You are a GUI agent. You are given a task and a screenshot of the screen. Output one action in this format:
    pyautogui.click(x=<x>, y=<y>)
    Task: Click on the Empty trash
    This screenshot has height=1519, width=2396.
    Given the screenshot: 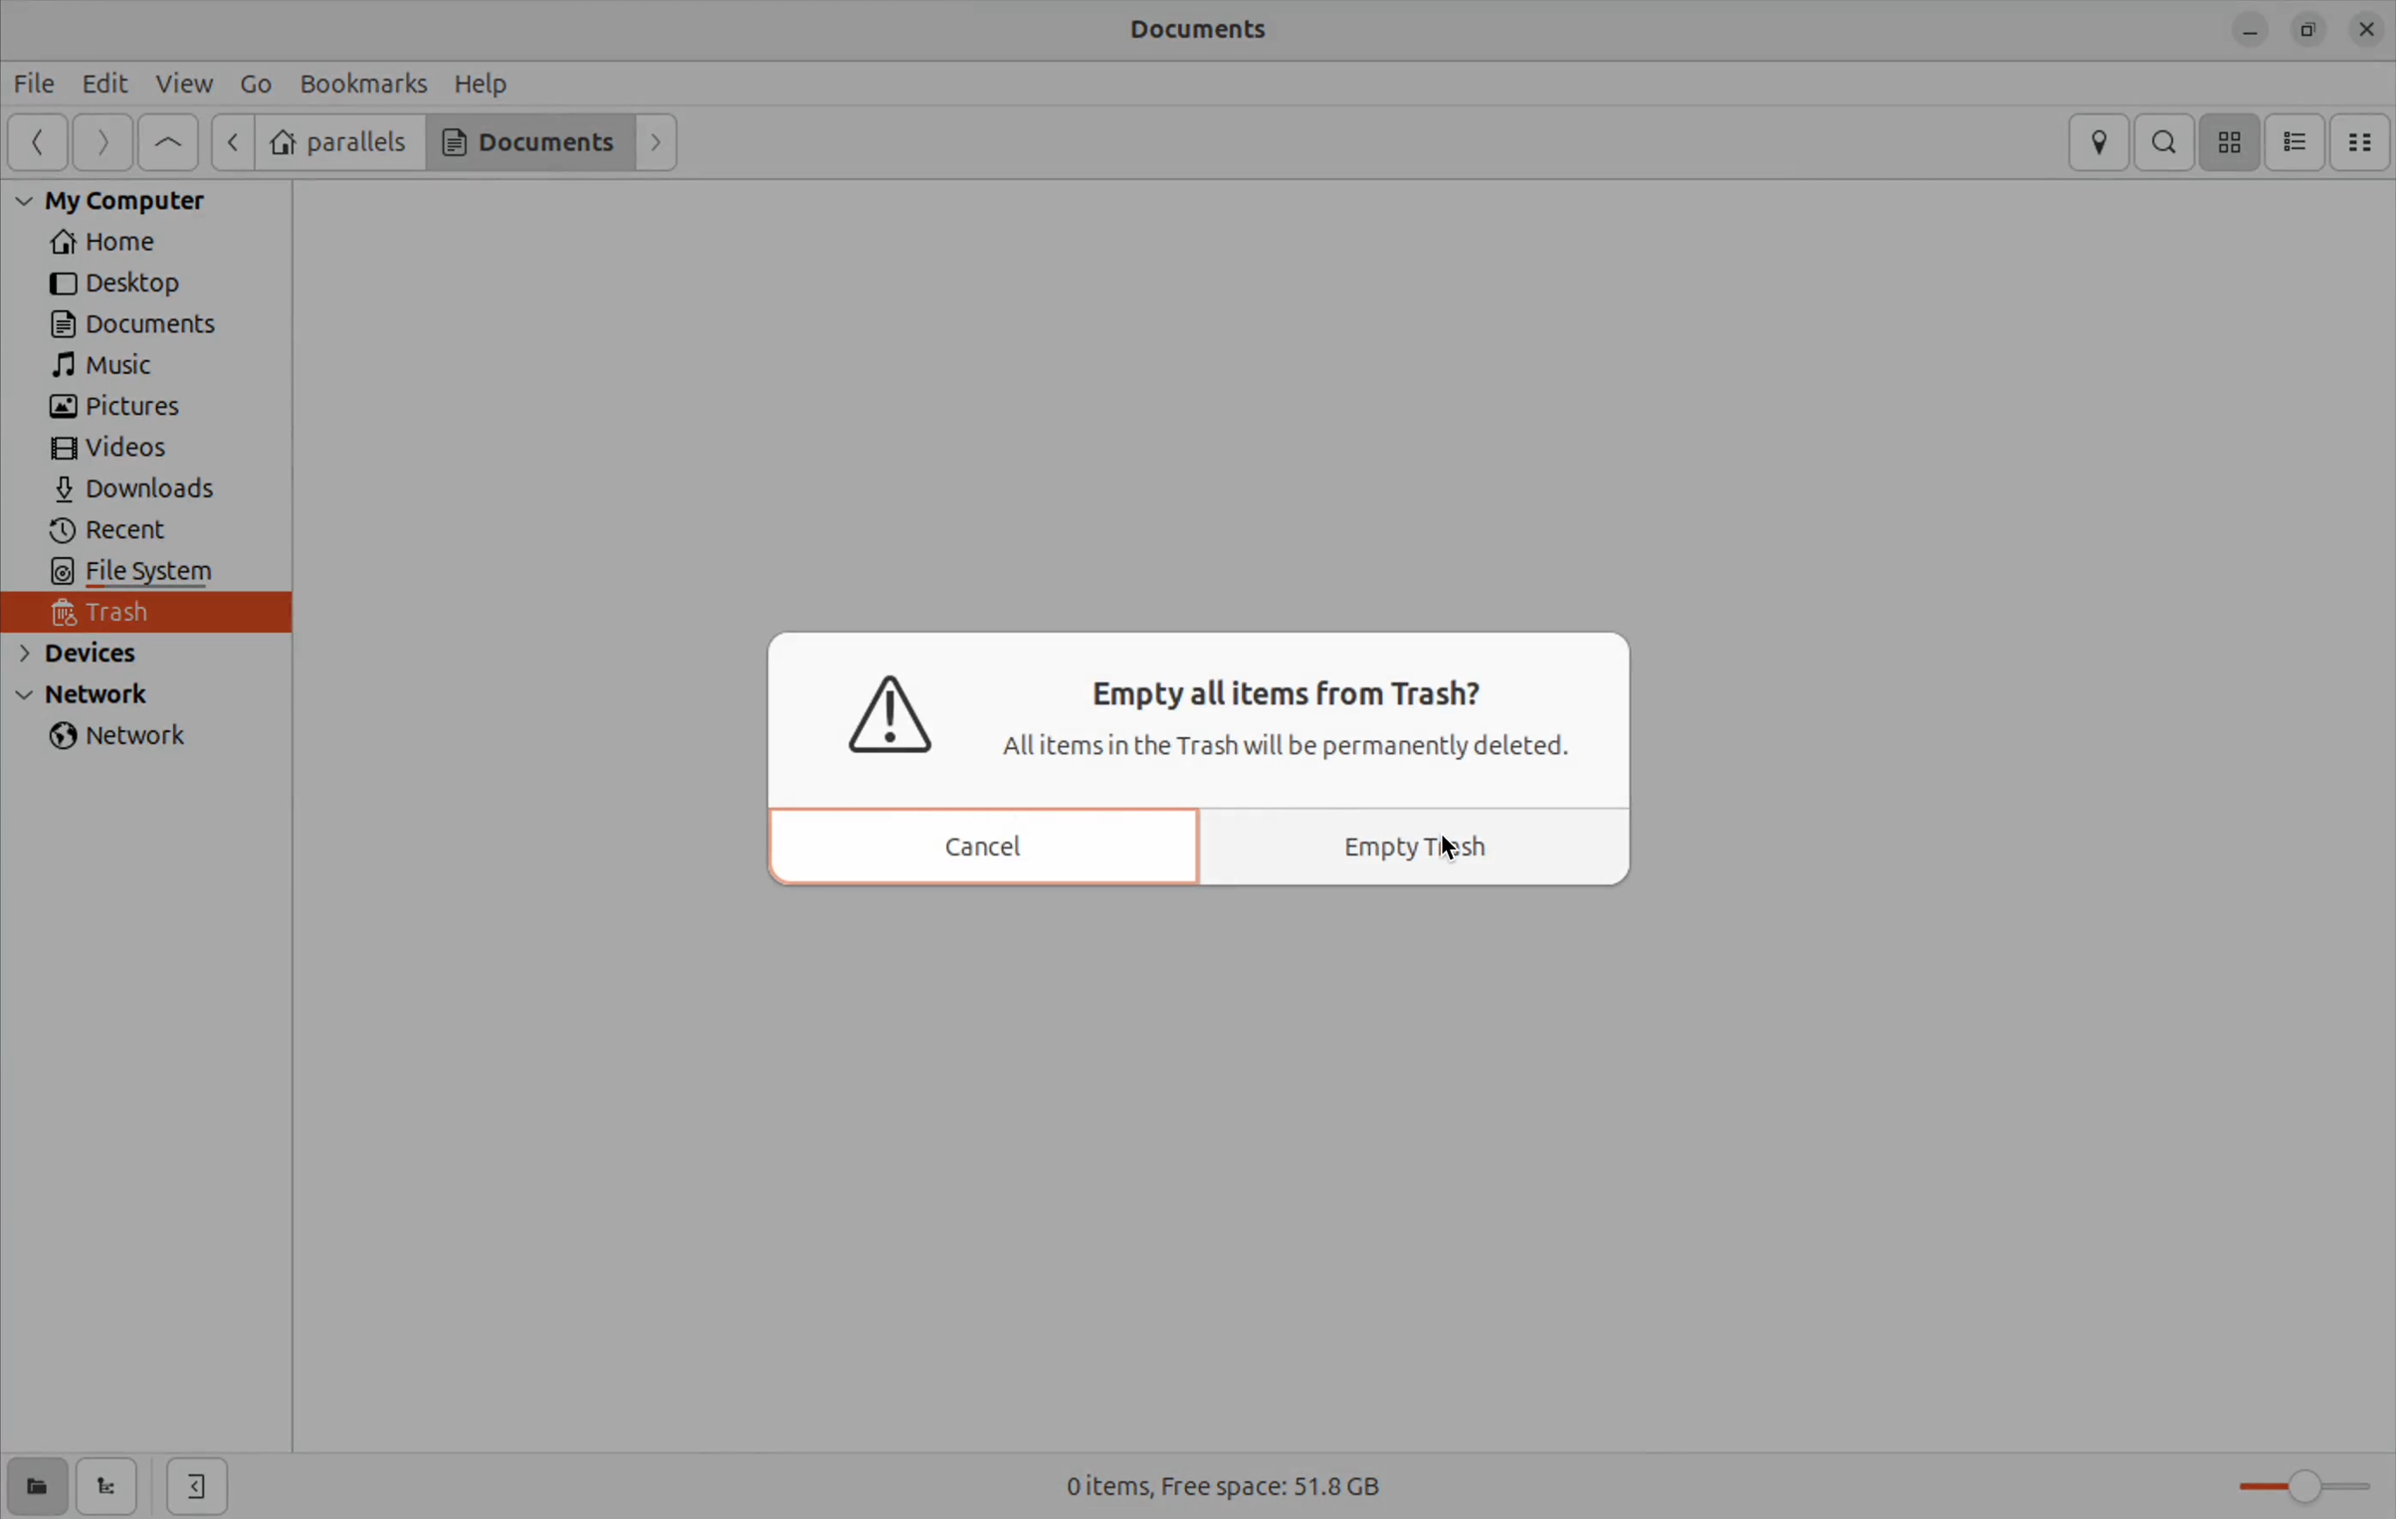 What is the action you would take?
    pyautogui.click(x=1419, y=849)
    